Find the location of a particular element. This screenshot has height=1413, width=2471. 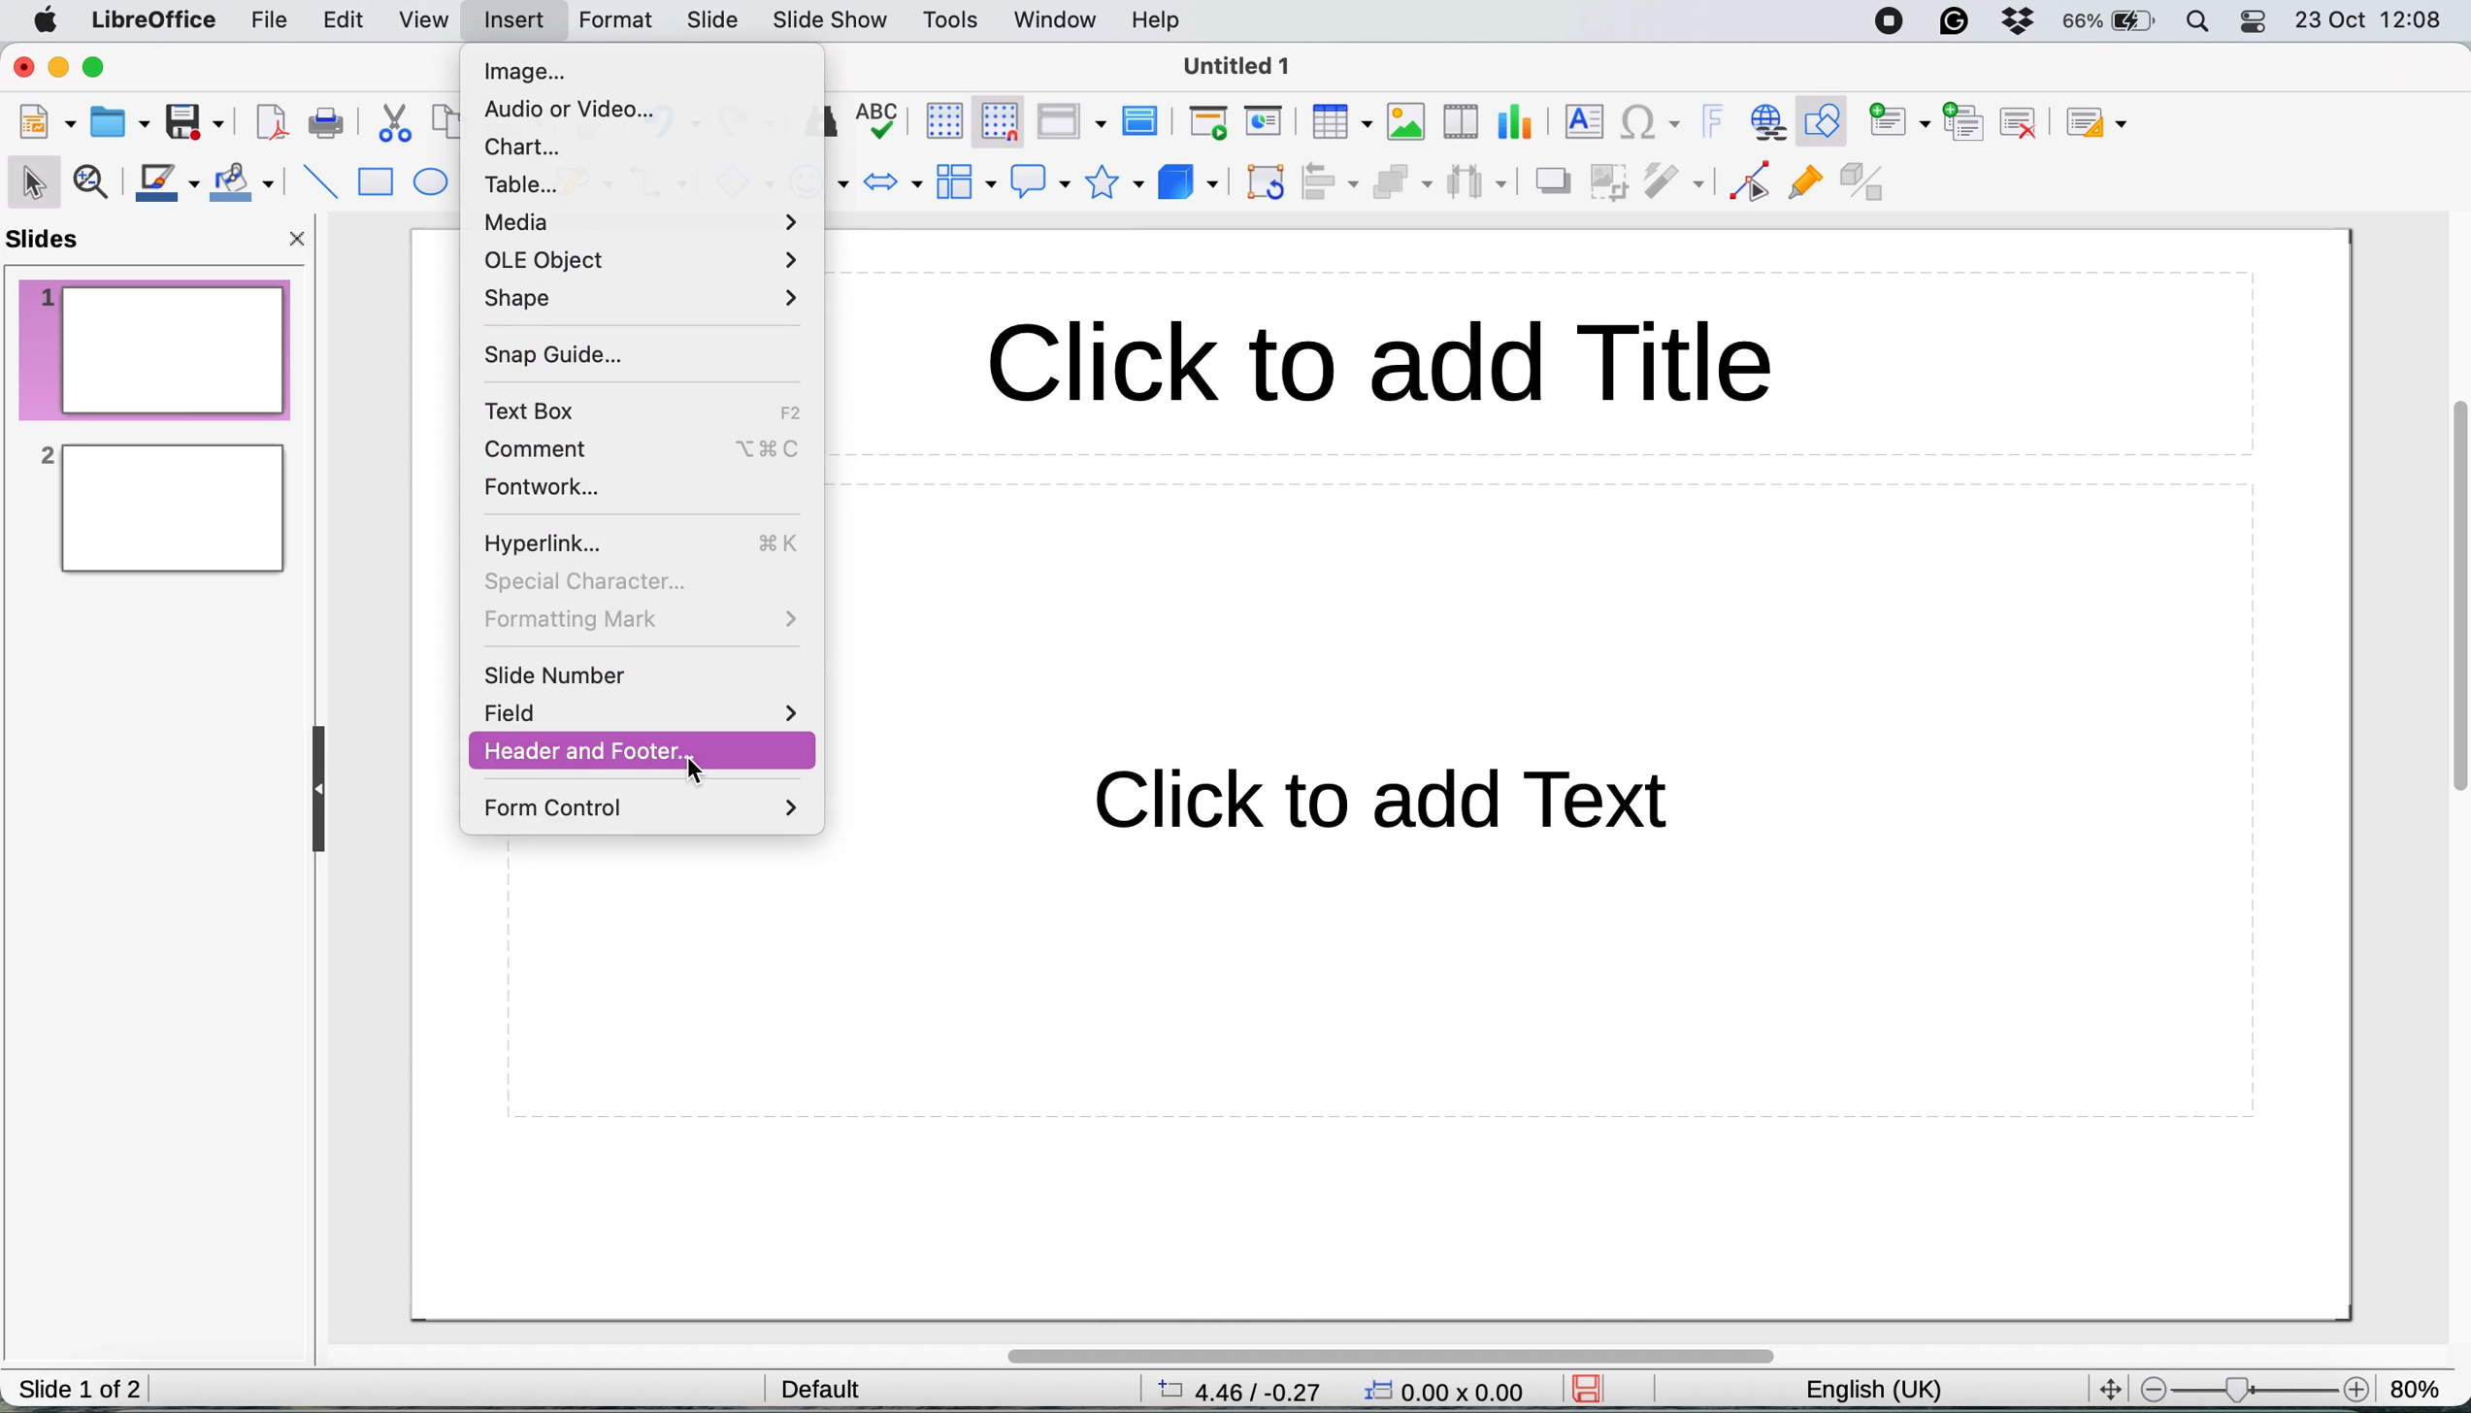

open is located at coordinates (121, 119).